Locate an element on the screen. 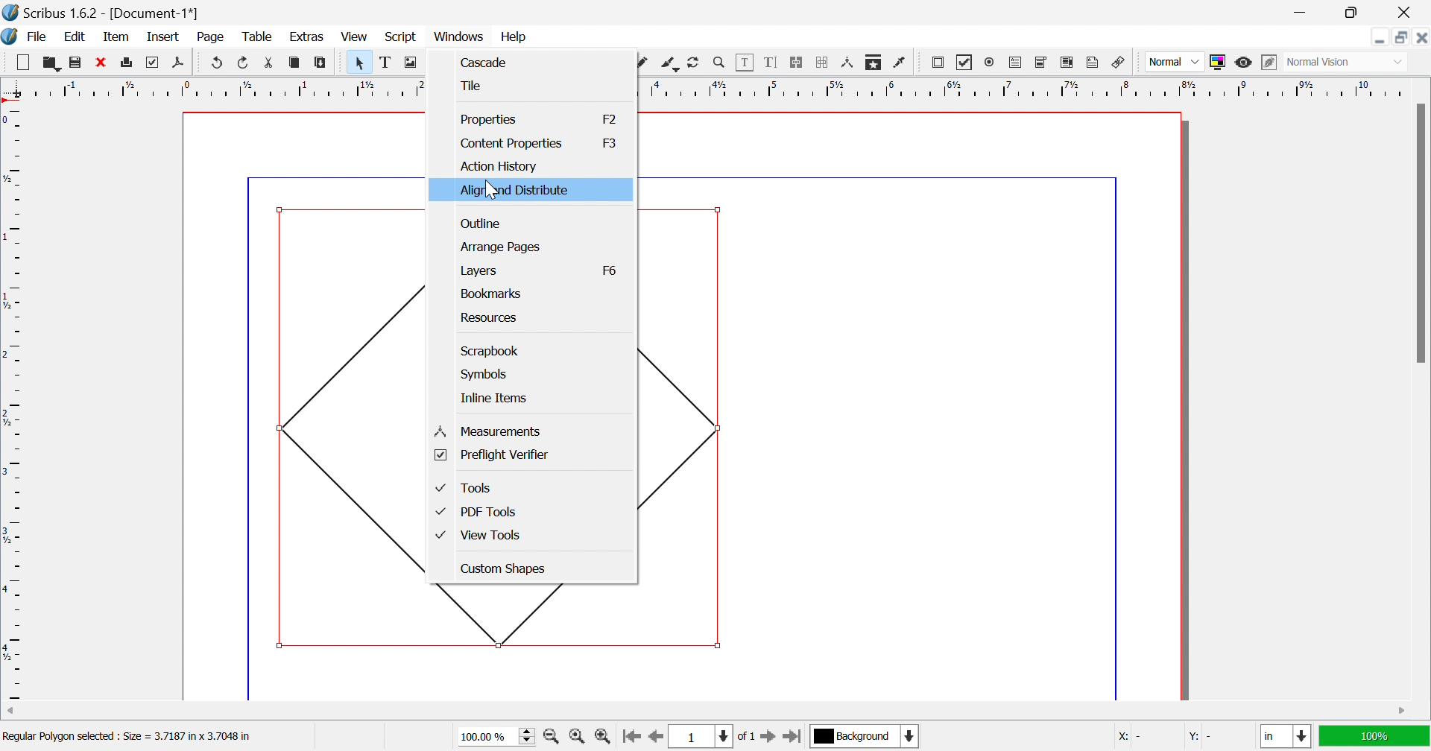 The height and width of the screenshot is (751, 1431). Spiral is located at coordinates (568, 62).